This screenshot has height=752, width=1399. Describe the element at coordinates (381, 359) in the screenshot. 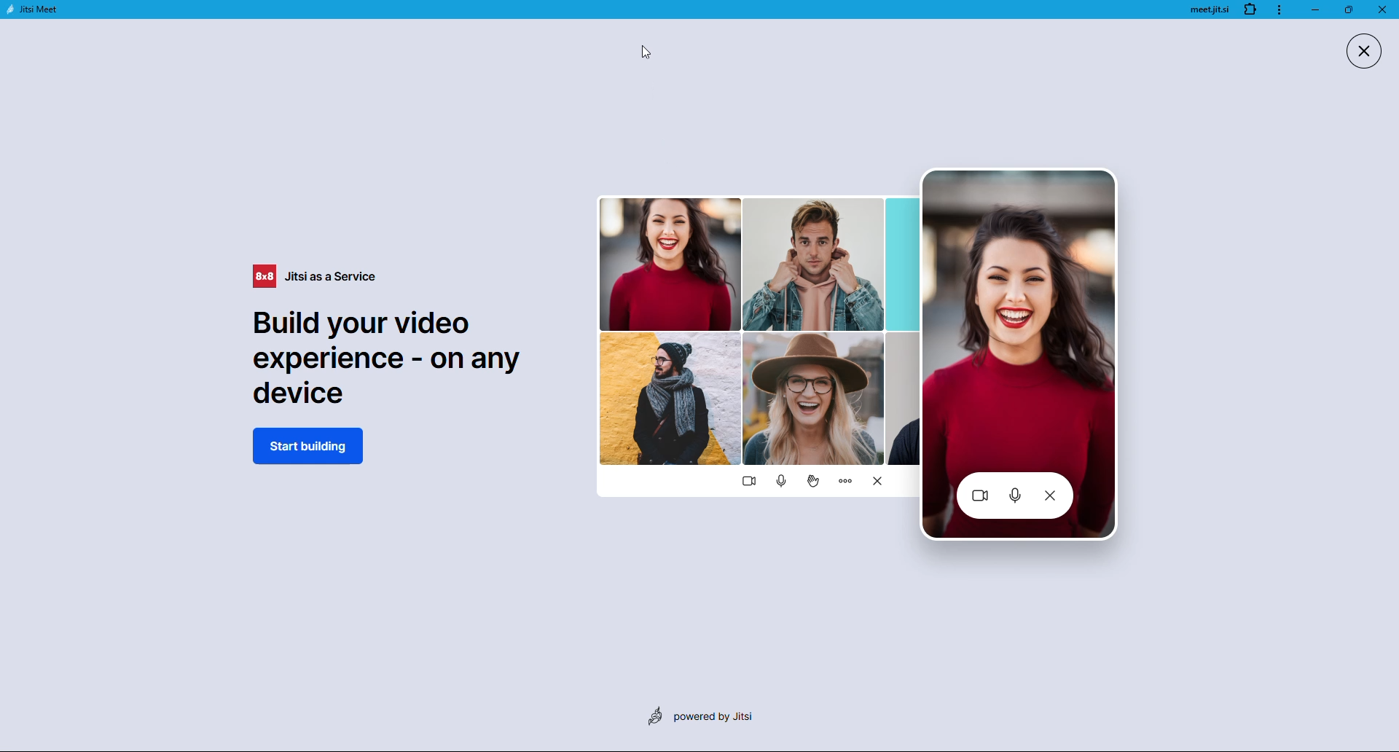

I see `Build your video experience - on any device` at that location.